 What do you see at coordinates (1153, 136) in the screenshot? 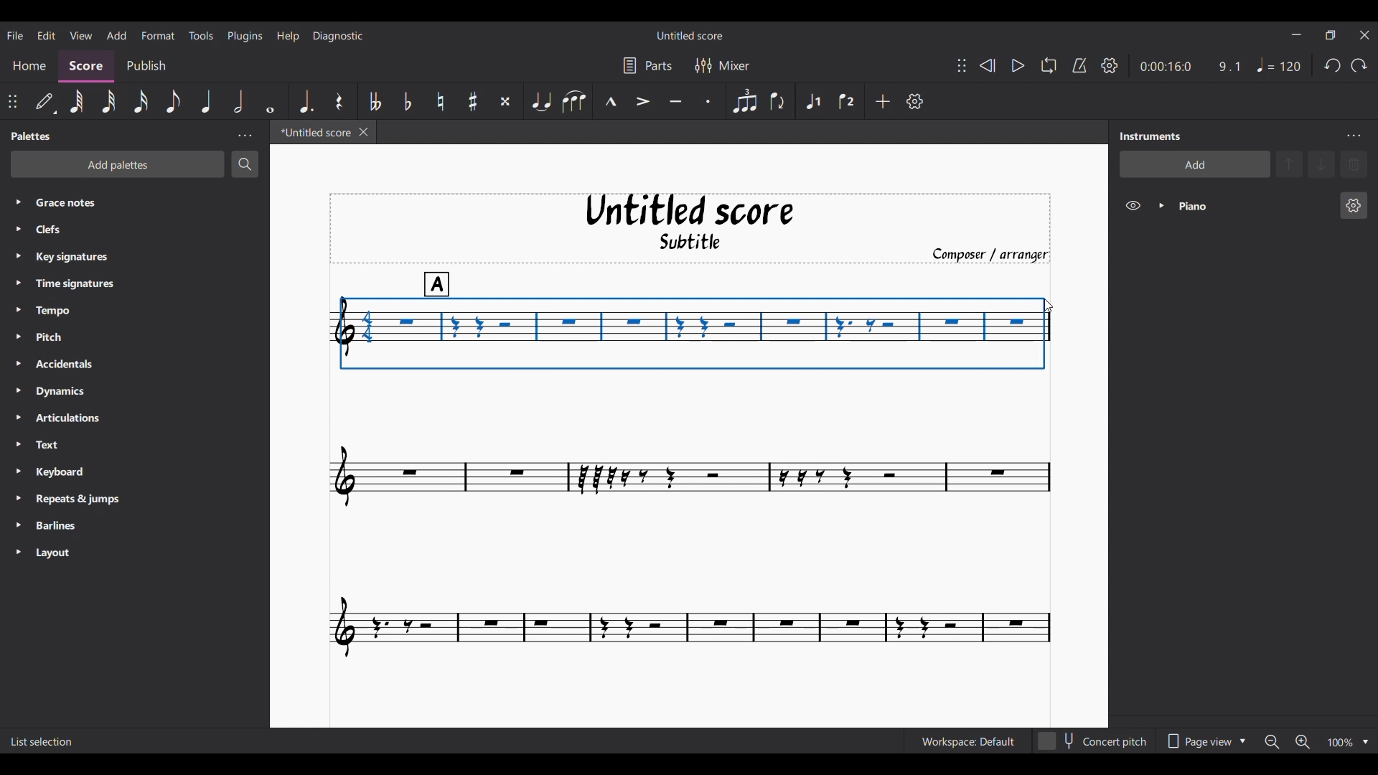
I see `Panel title` at bounding box center [1153, 136].